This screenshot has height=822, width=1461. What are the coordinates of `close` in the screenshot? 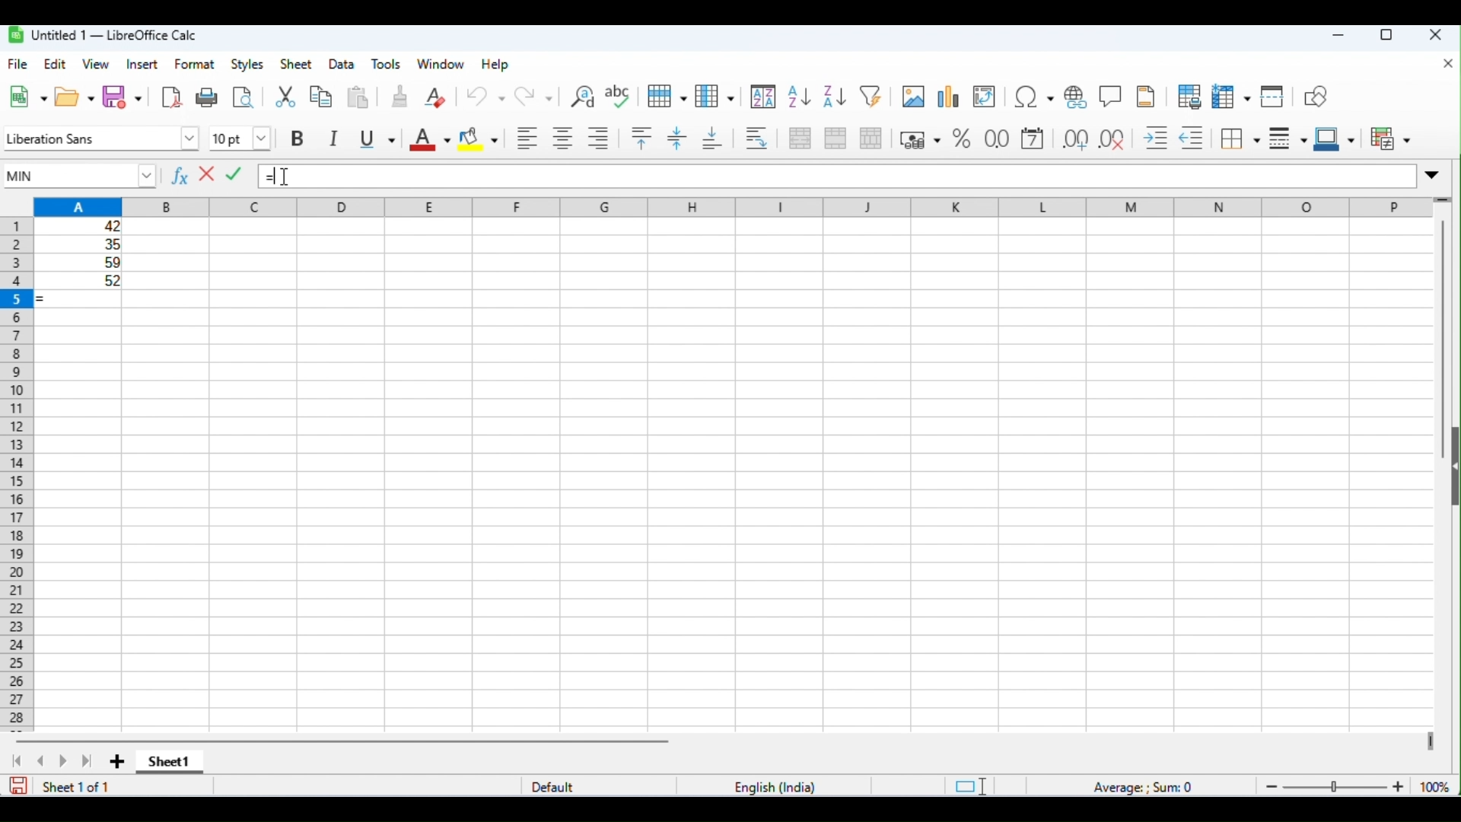 It's located at (1448, 65).